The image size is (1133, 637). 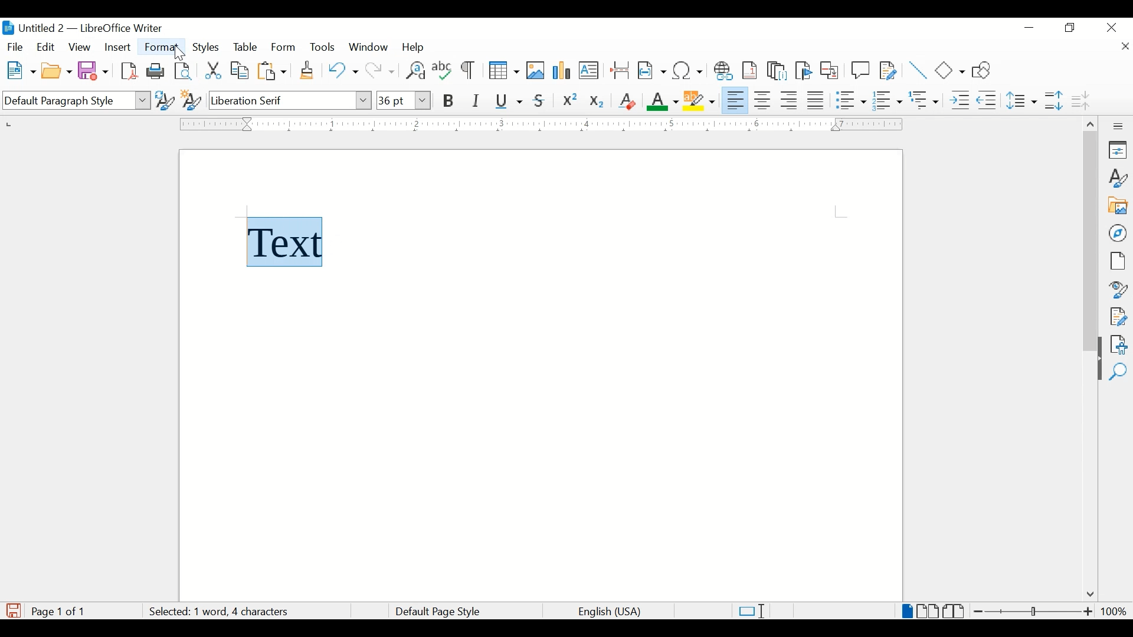 I want to click on clone formatting, so click(x=308, y=71).